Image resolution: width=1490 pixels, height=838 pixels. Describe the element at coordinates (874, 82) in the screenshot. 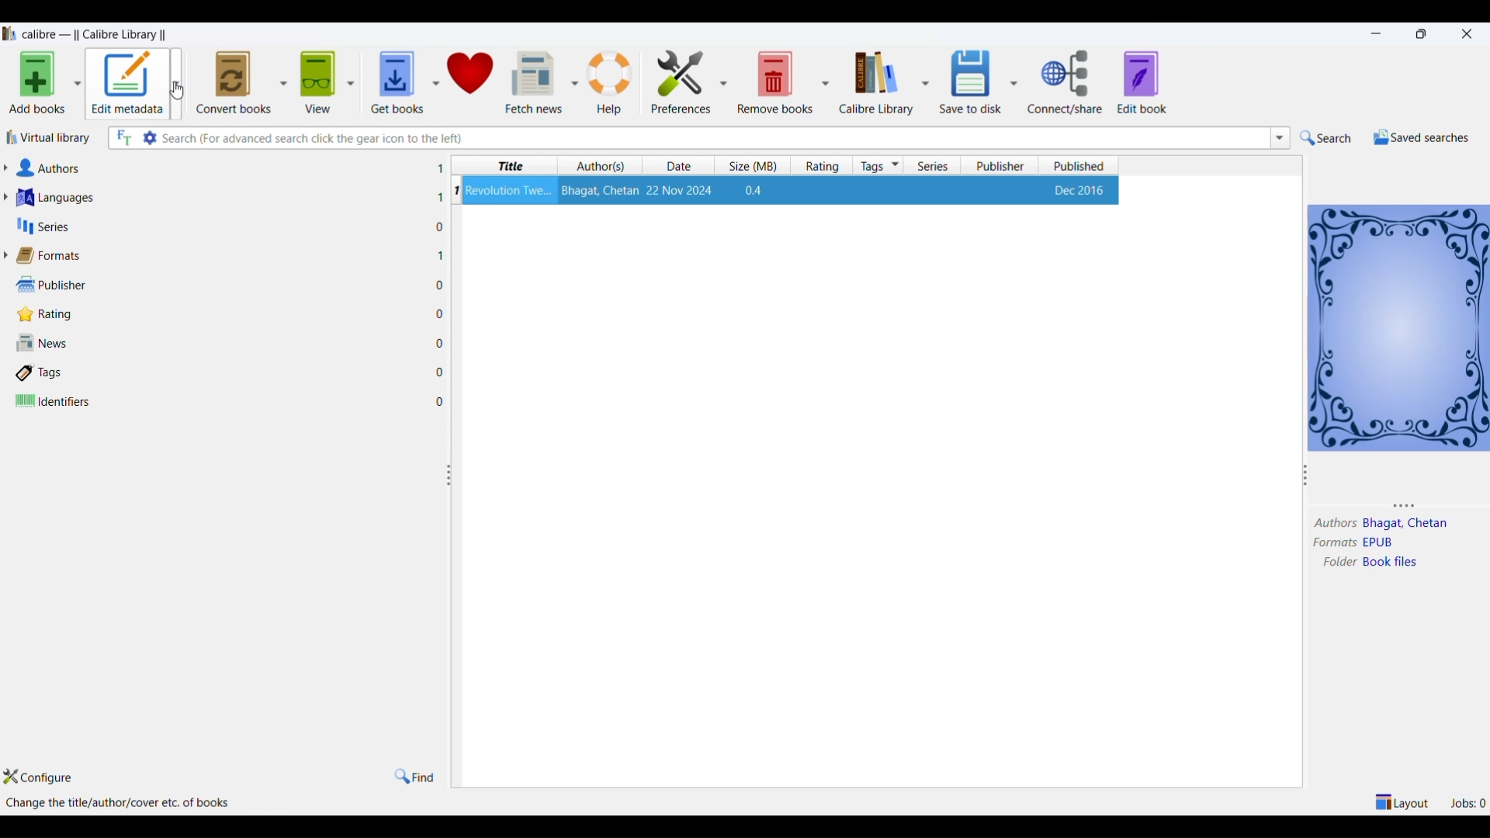

I see `calibre library` at that location.